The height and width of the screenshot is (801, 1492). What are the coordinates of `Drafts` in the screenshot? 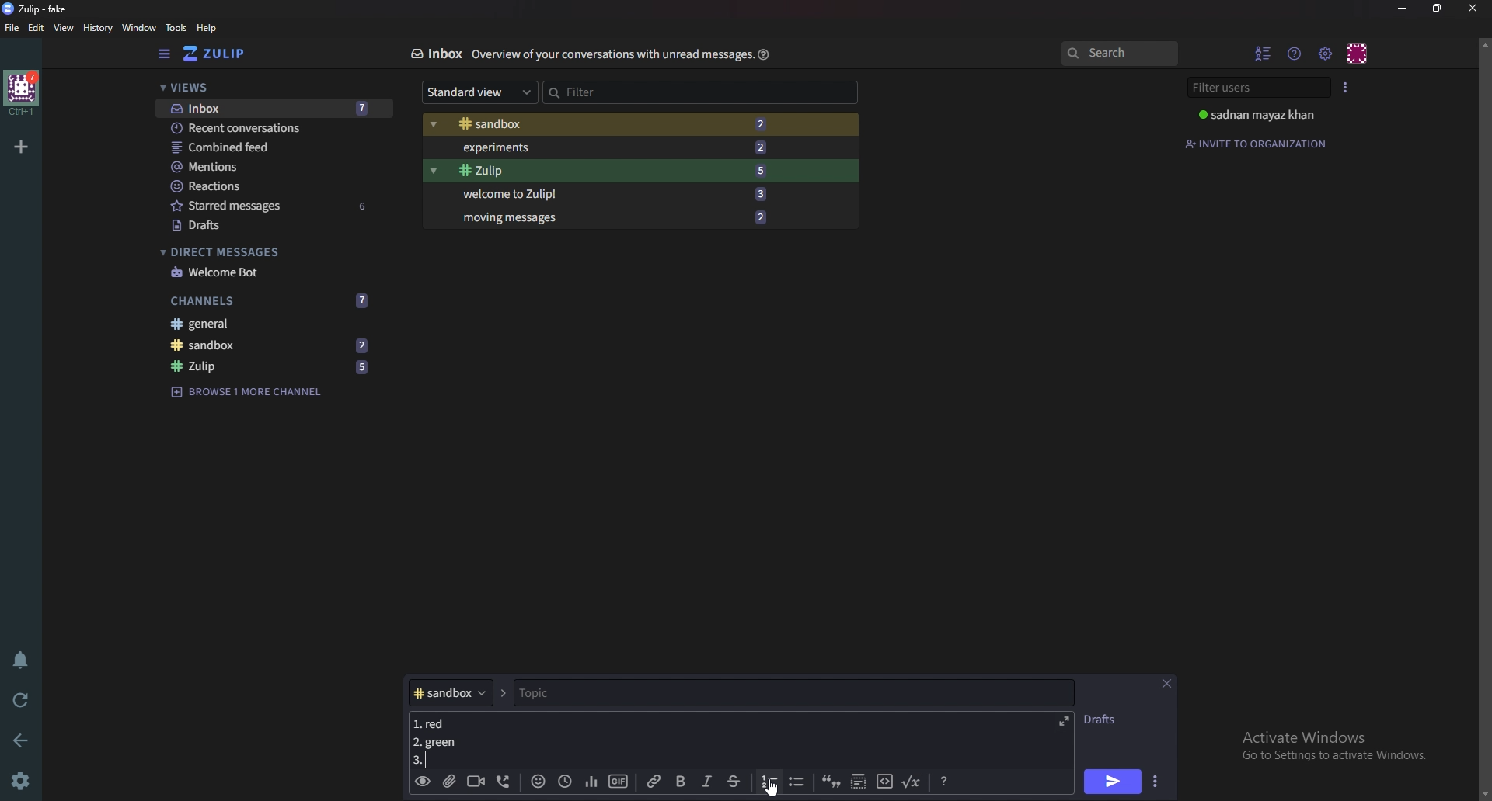 It's located at (1108, 718).